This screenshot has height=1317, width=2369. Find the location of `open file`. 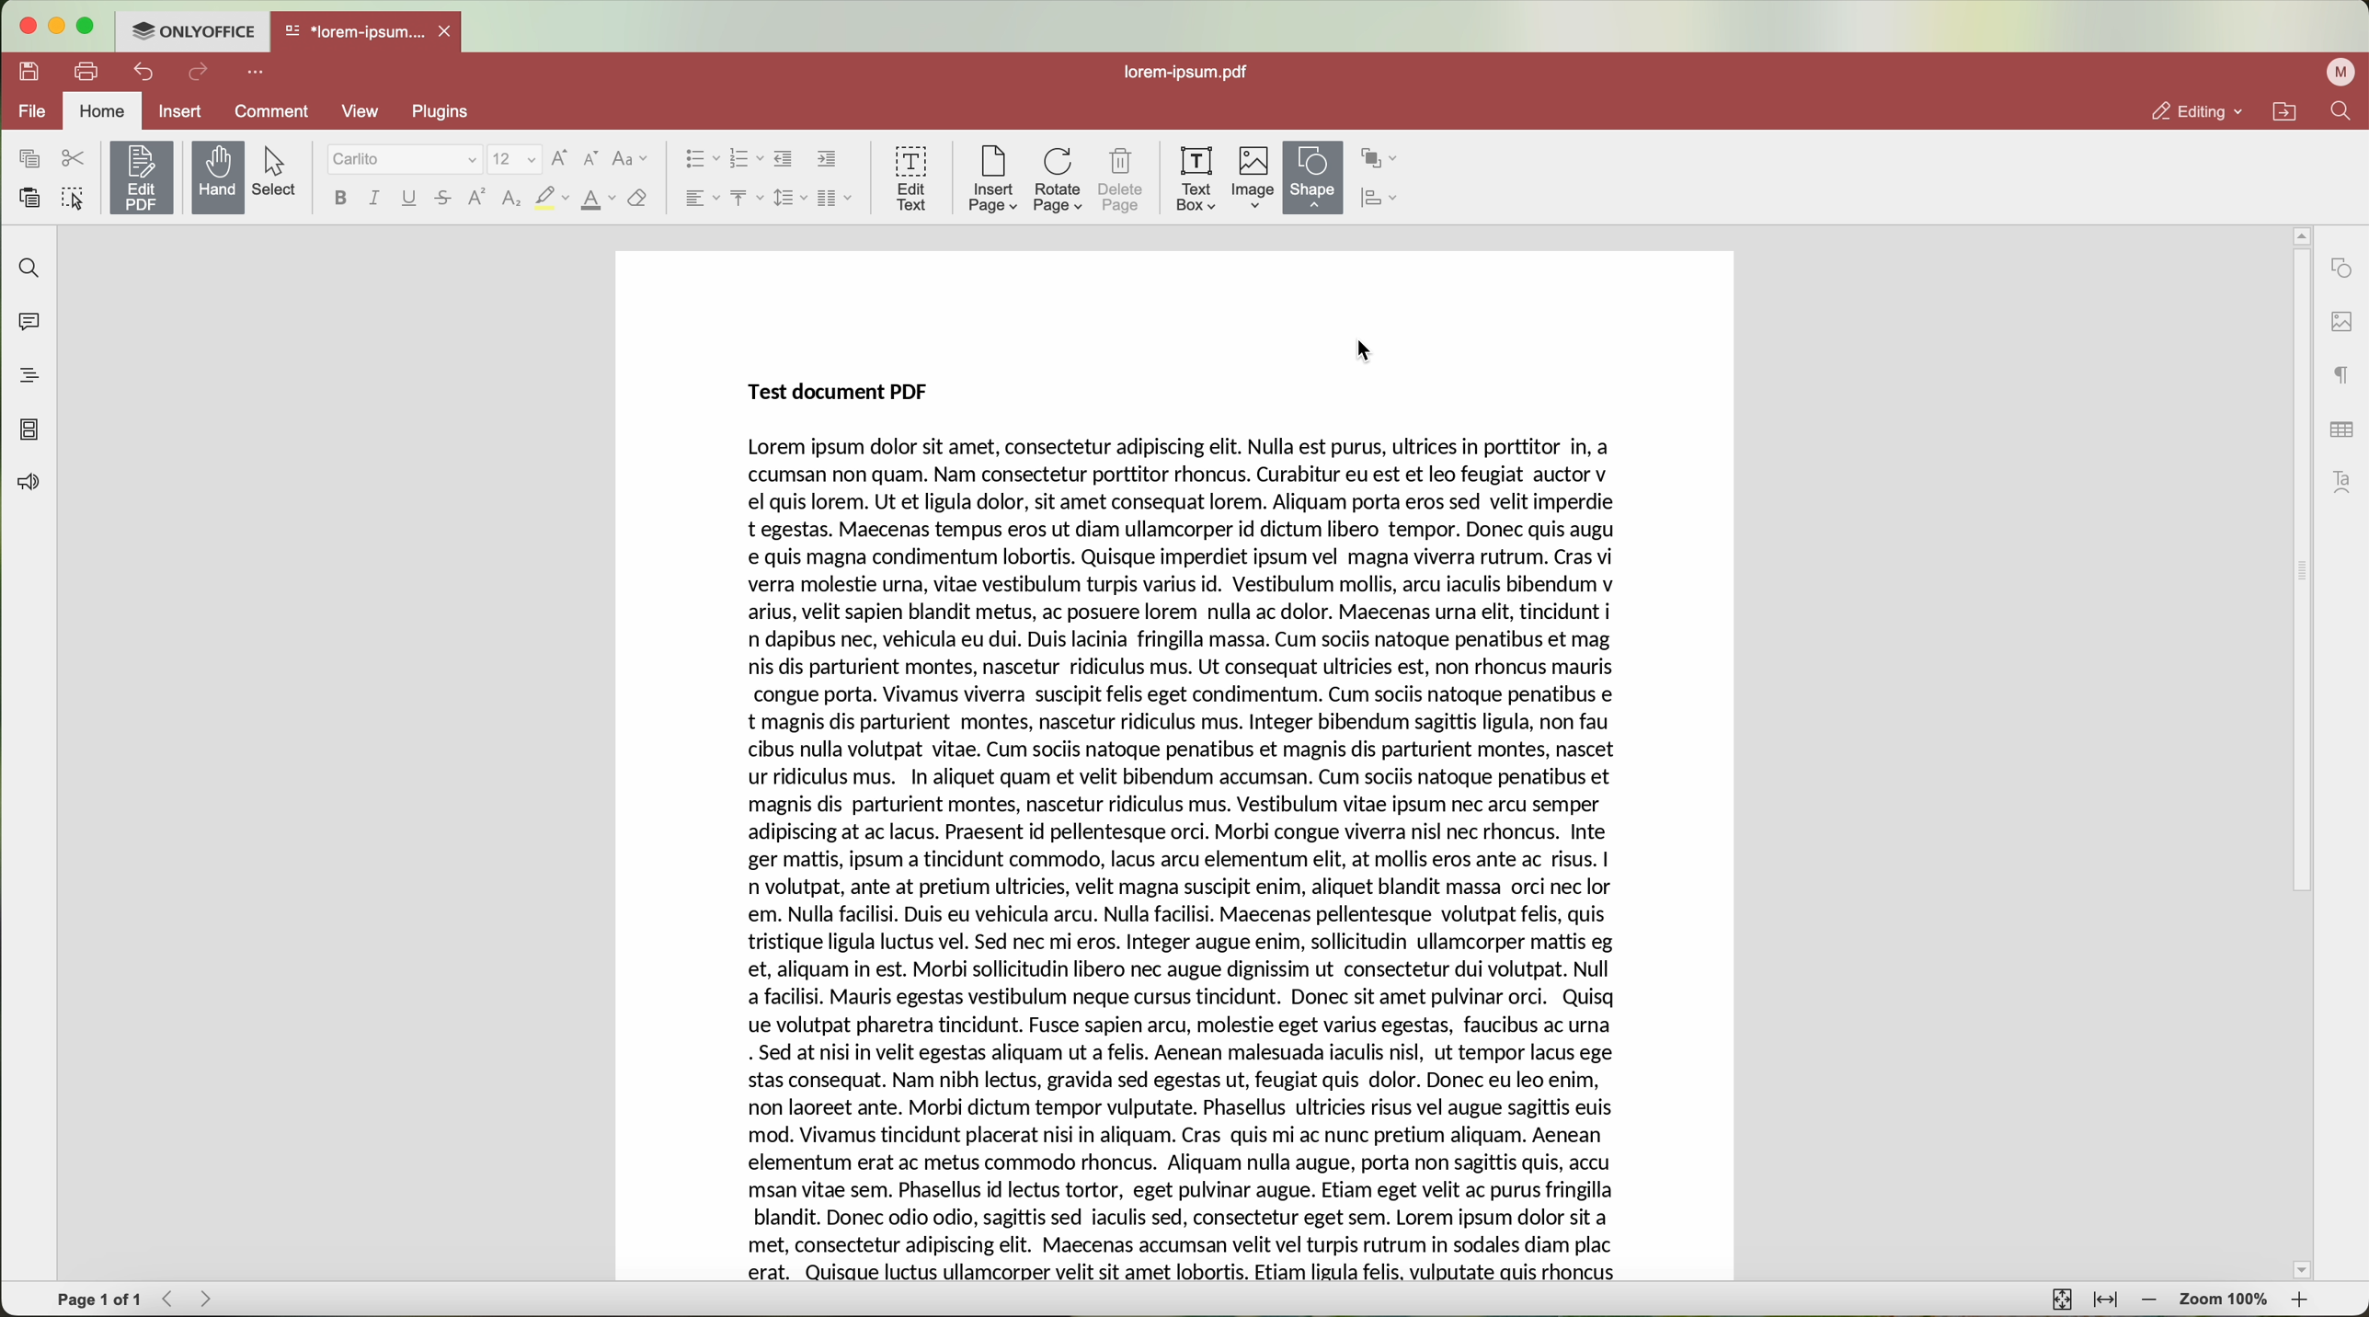

open file is located at coordinates (369, 33).